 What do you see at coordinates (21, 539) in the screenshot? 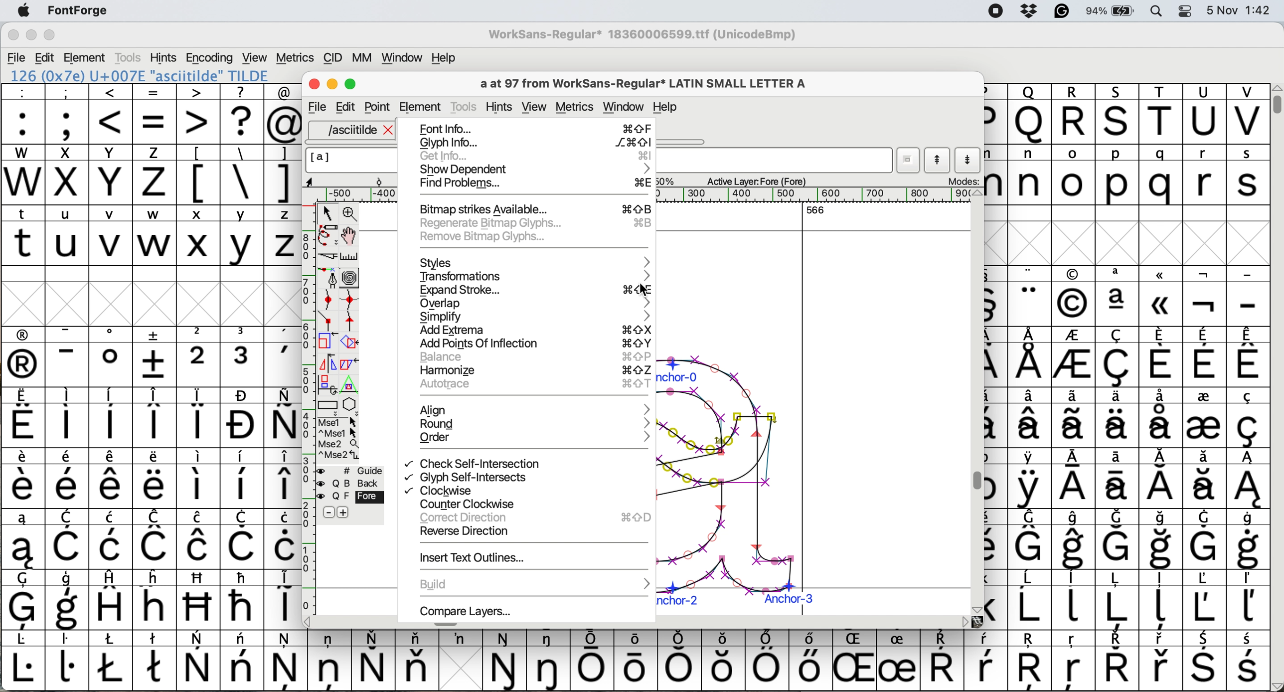
I see `symbol` at bounding box center [21, 539].